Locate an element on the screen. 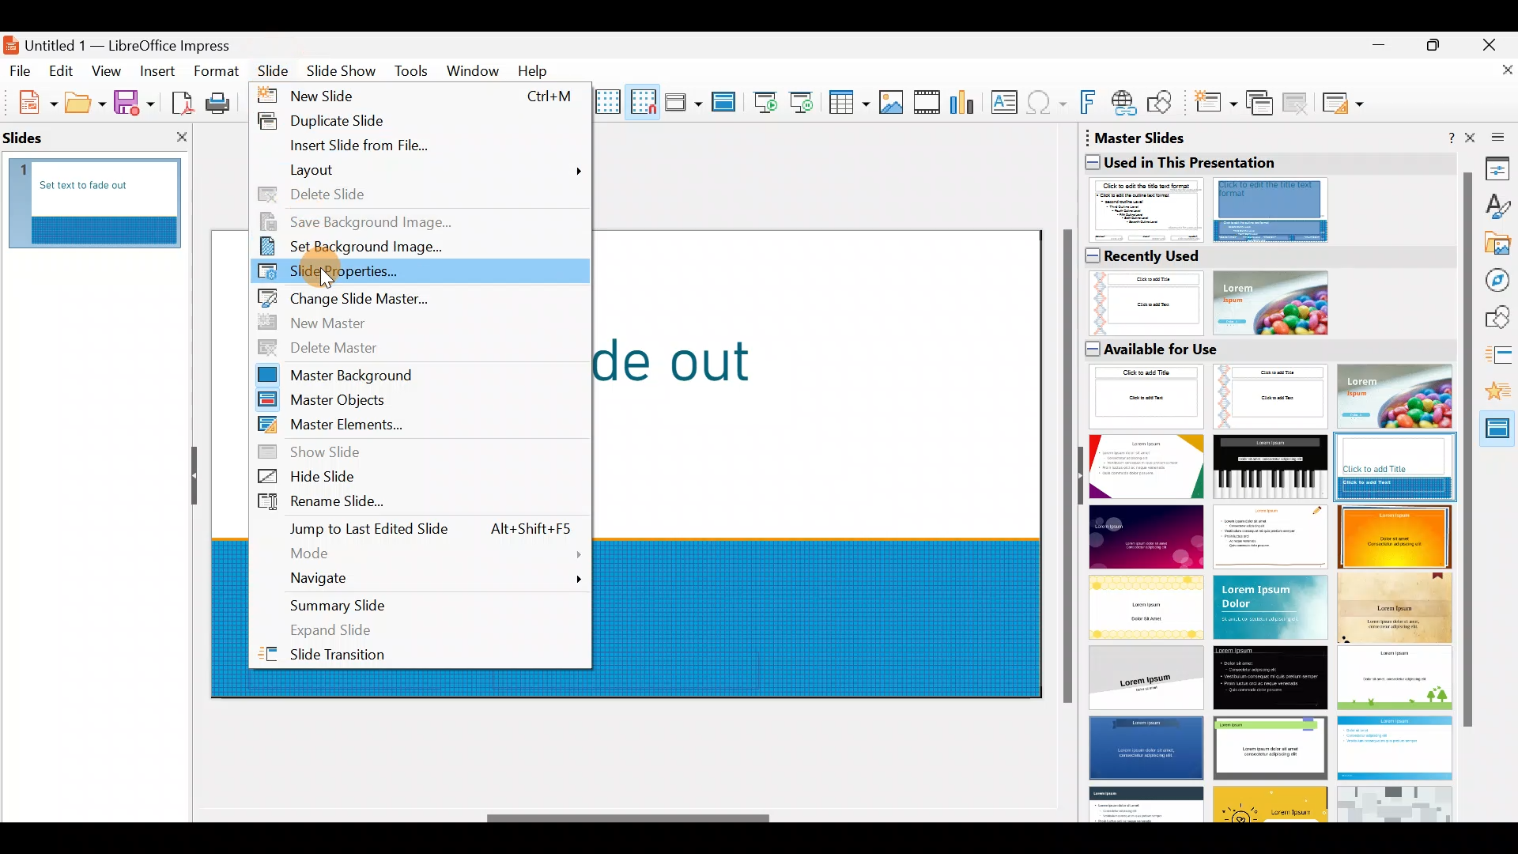 The height and width of the screenshot is (854, 1518). Change slide master is located at coordinates (412, 297).